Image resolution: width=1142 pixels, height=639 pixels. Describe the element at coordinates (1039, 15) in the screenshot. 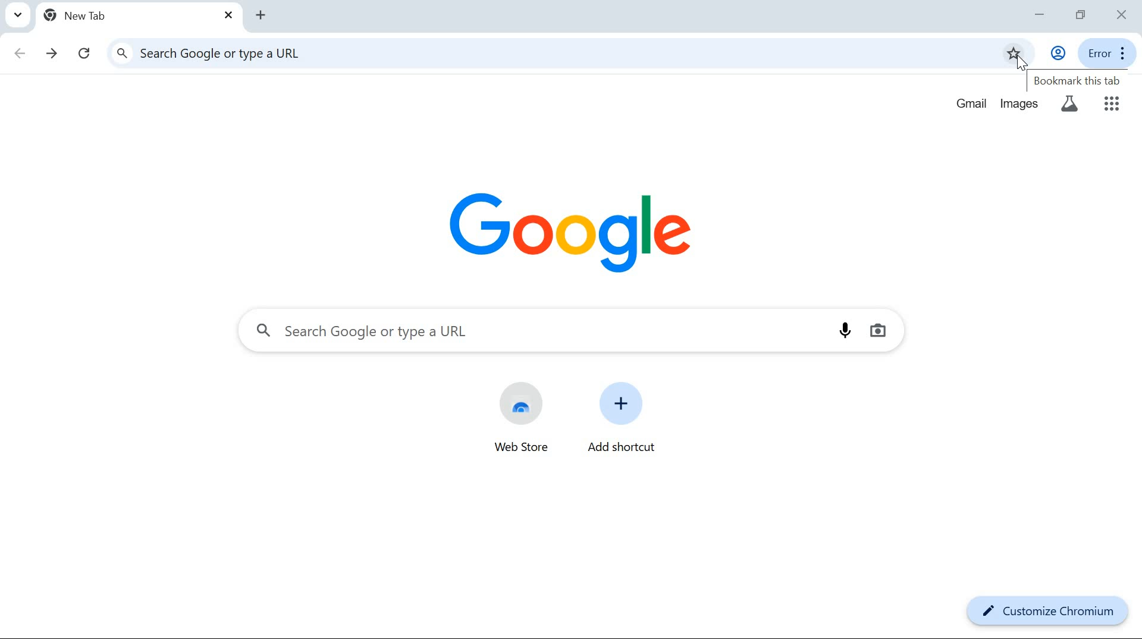

I see `minimize` at that location.